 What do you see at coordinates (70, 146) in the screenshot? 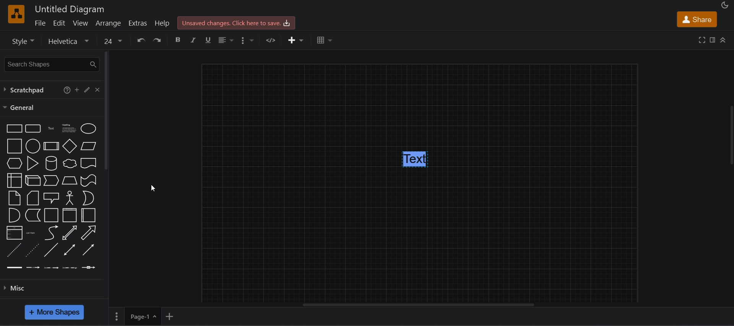
I see `Diamond` at bounding box center [70, 146].